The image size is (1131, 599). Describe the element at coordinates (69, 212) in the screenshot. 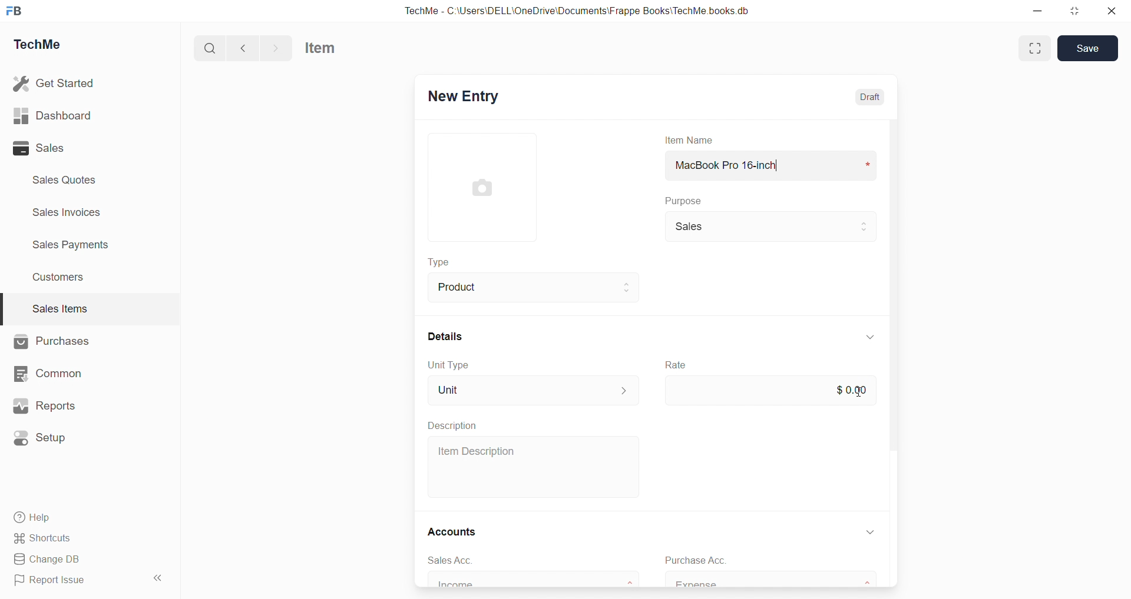

I see `Sales invoices` at that location.